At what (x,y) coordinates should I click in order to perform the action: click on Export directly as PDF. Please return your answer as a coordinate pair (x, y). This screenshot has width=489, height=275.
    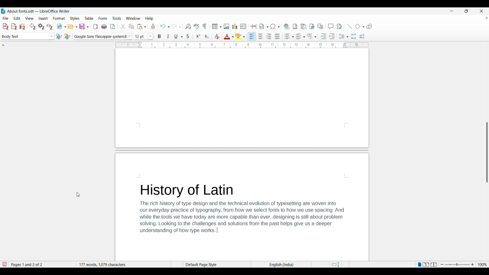
    Looking at the image, I should click on (96, 27).